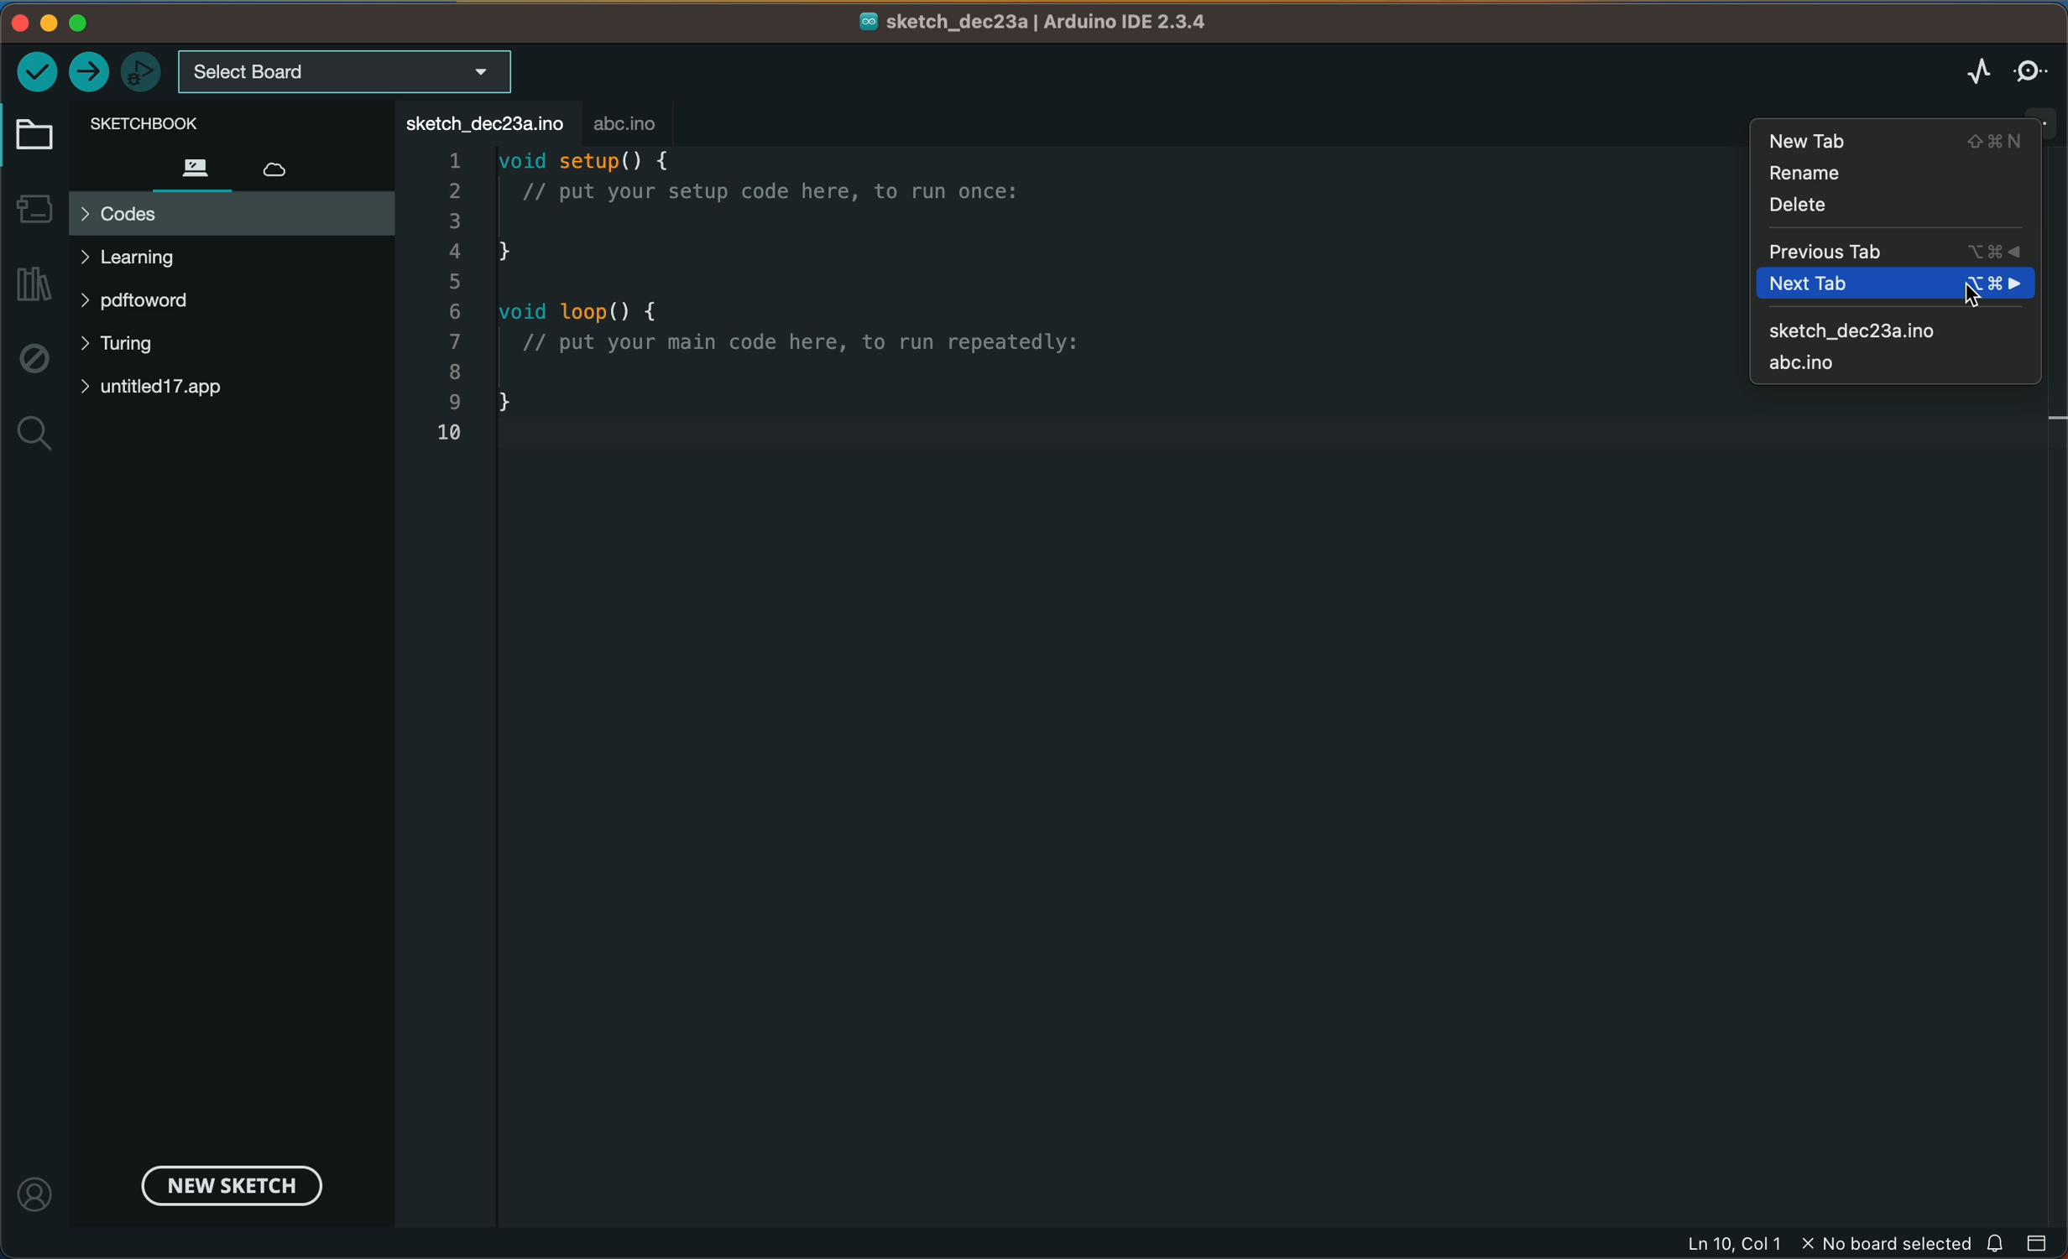 The height and width of the screenshot is (1259, 2068). Describe the element at coordinates (1900, 245) in the screenshot. I see `previous tab` at that location.